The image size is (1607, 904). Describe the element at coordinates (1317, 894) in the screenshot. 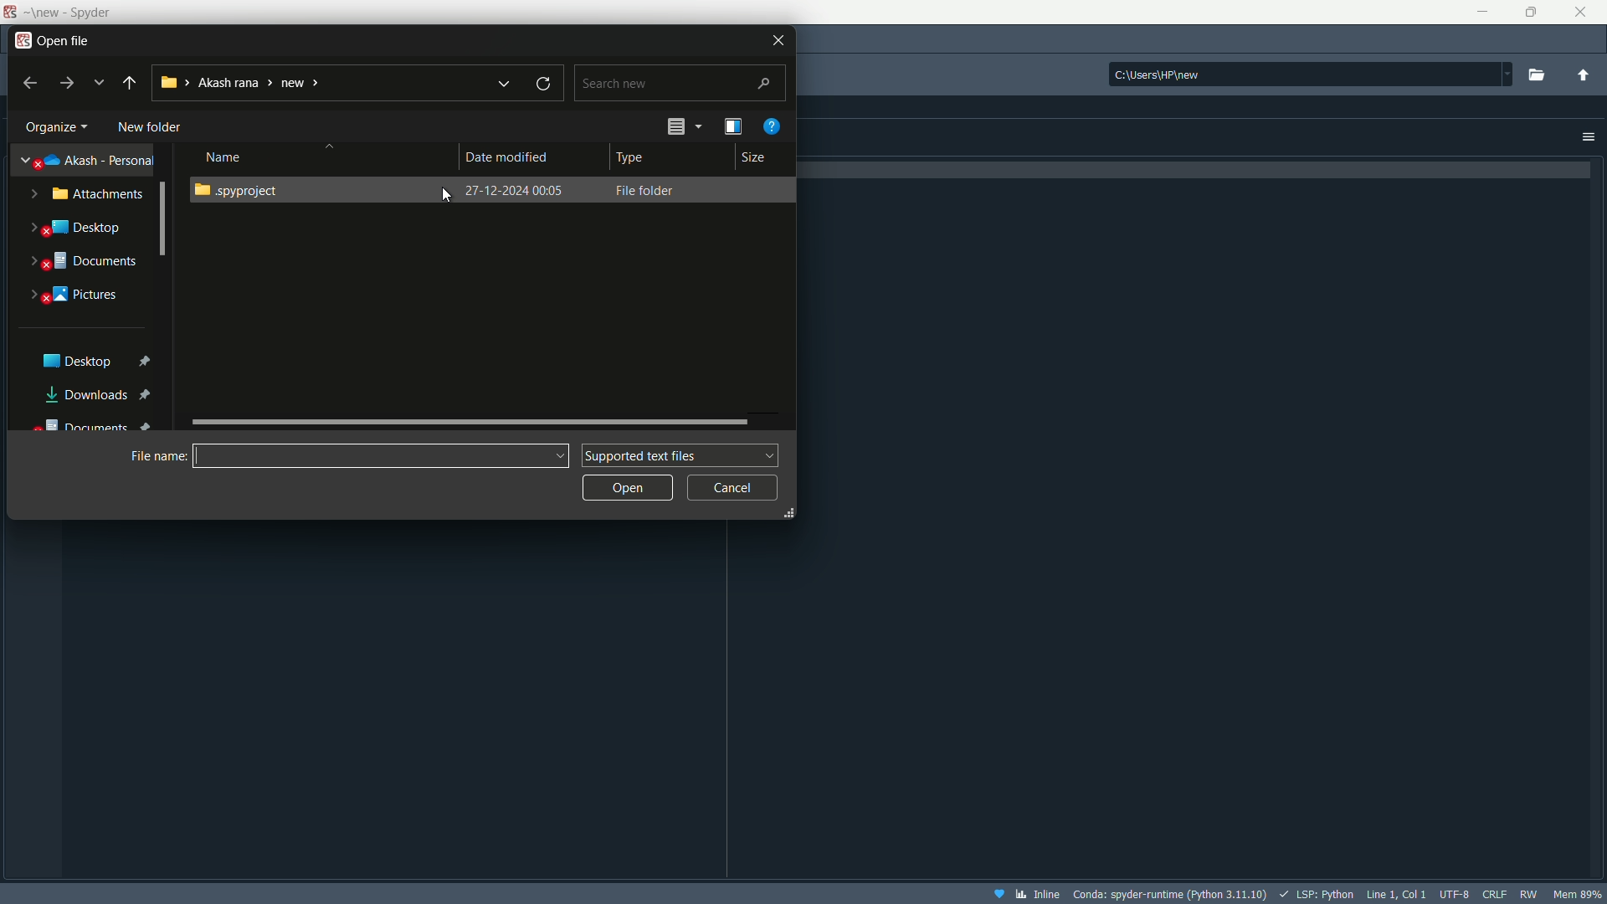

I see `LSP:Python` at that location.